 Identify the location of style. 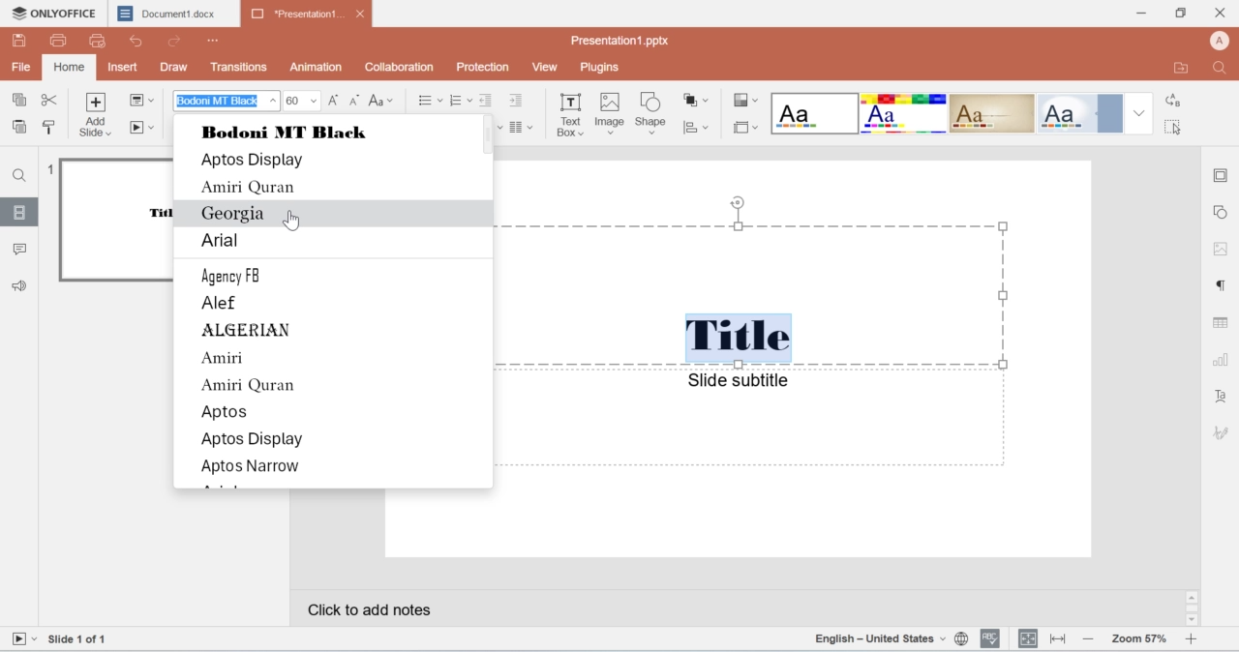
(745, 102).